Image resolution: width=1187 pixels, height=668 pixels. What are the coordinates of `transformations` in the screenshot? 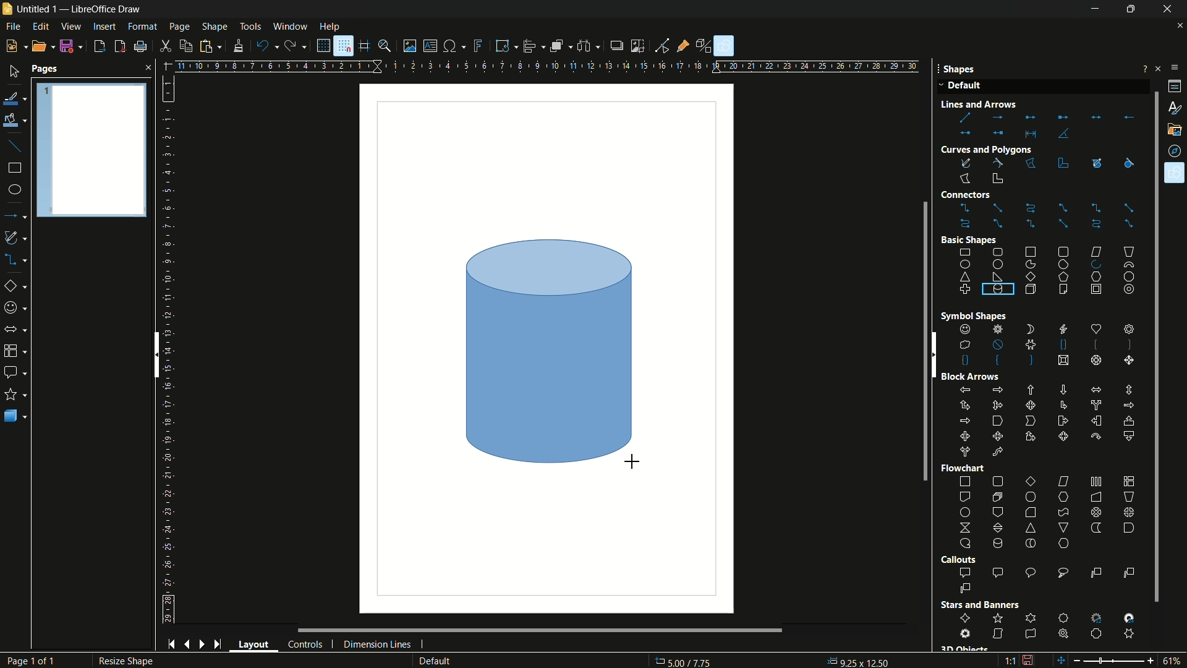 It's located at (506, 45).